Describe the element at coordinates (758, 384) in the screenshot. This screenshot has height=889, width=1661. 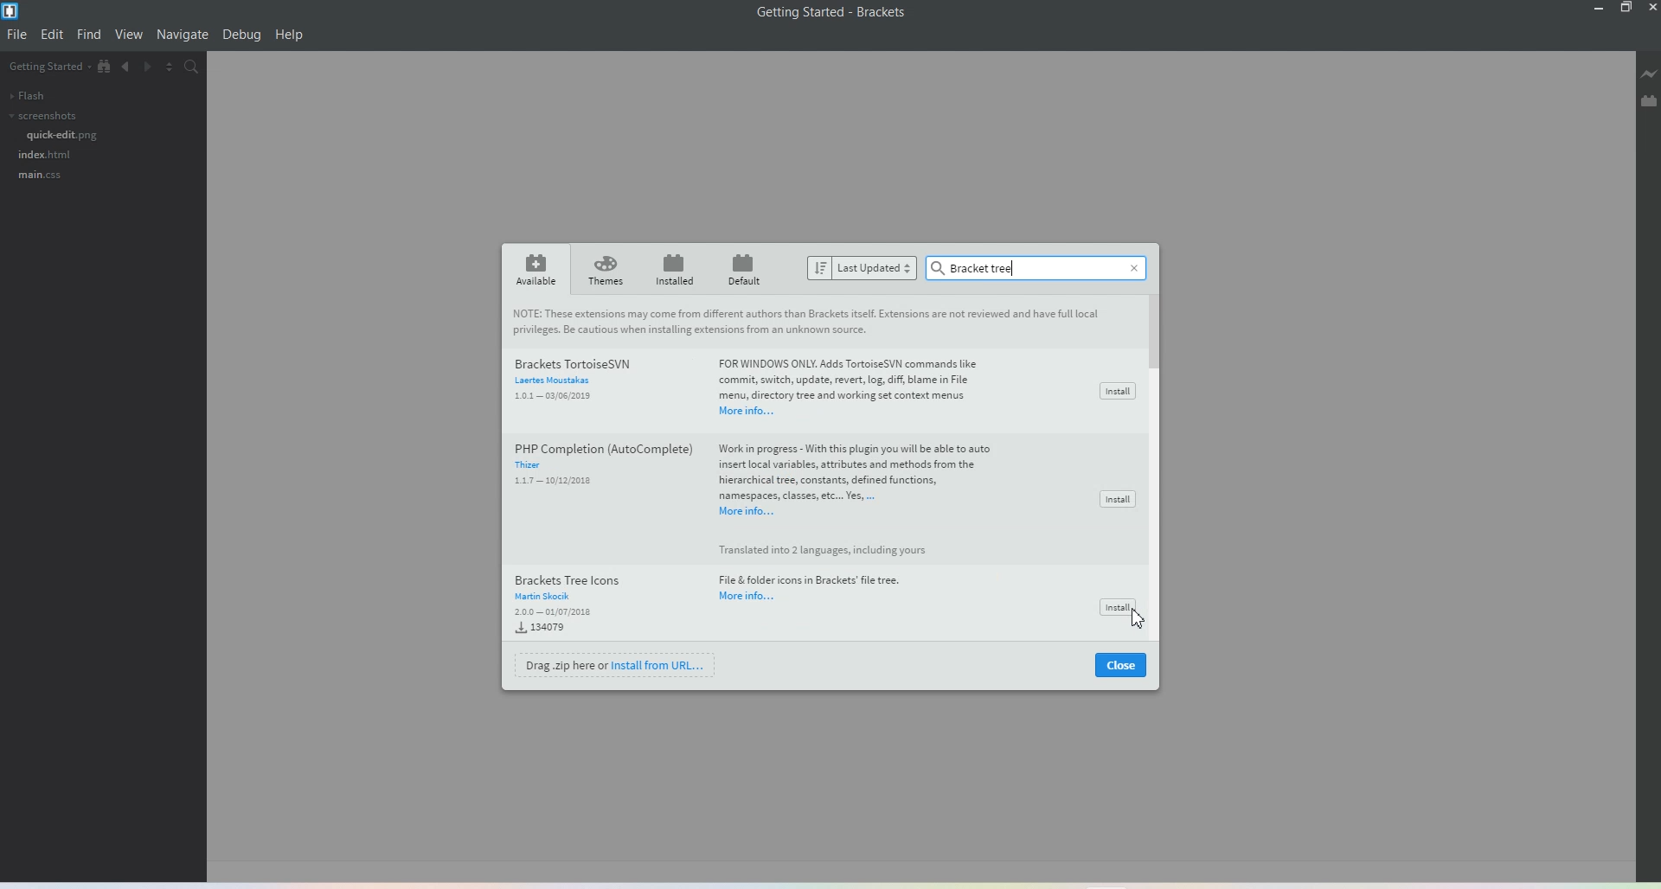
I see `Brackets TortoiseSVN` at that location.